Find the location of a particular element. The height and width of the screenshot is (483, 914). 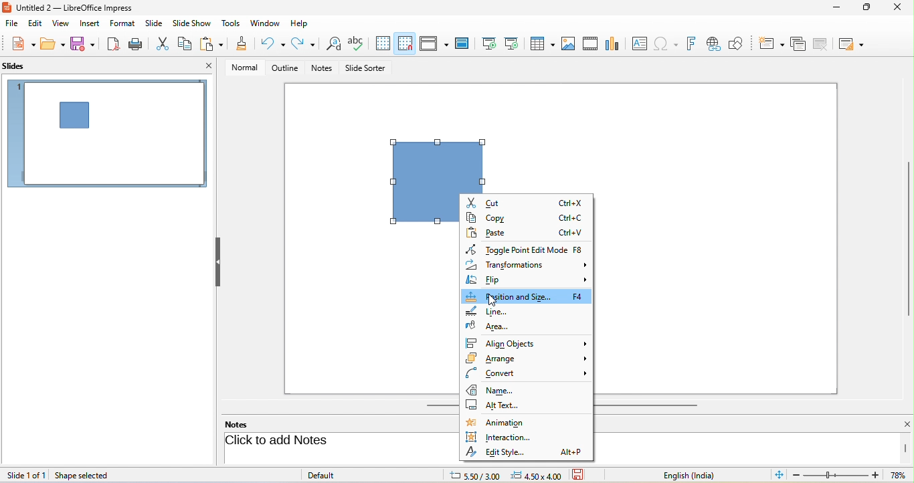

flip is located at coordinates (529, 279).